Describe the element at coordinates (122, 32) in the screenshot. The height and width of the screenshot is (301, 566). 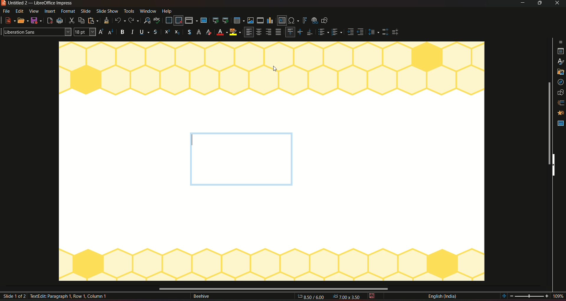
I see `Bold` at that location.